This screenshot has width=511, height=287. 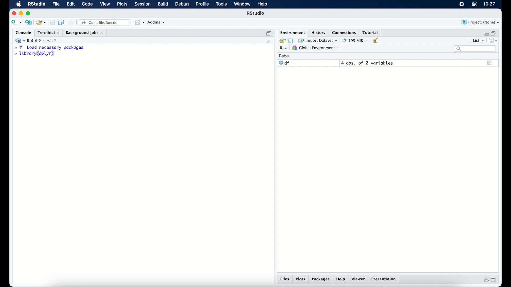 I want to click on R Studio, so click(x=256, y=14).